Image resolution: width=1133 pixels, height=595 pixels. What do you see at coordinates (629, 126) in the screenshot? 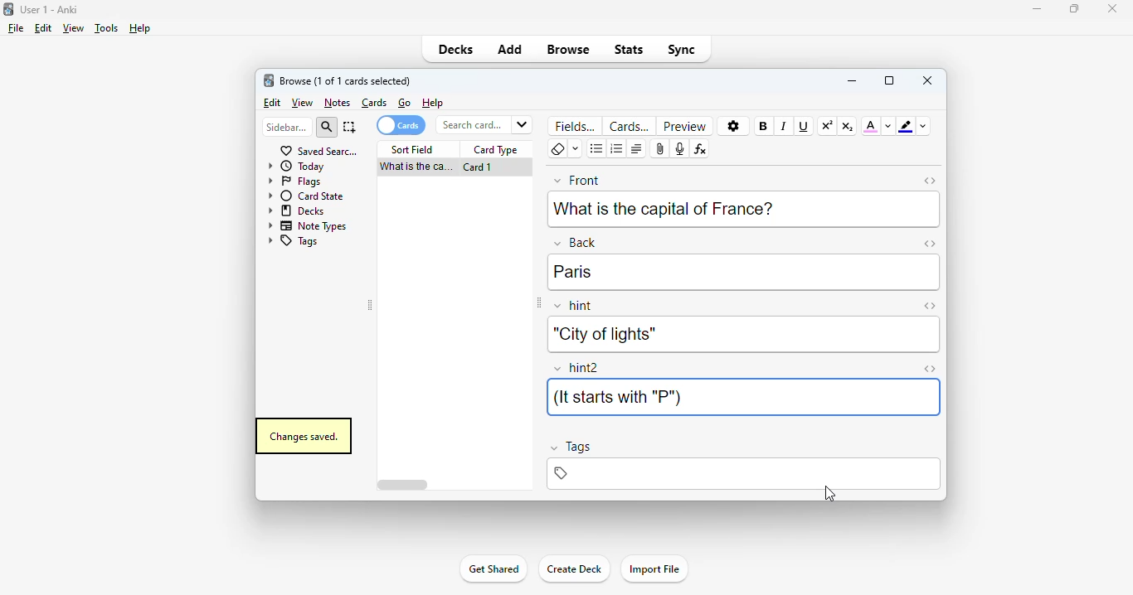
I see `cards` at bounding box center [629, 126].